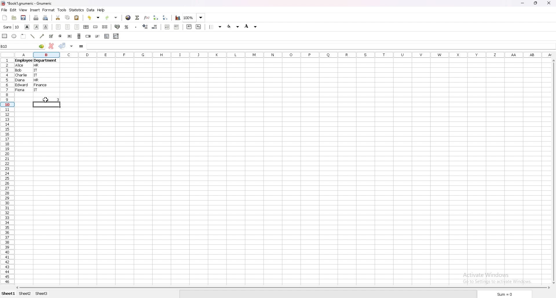  Describe the element at coordinates (77, 27) in the screenshot. I see `right align` at that location.